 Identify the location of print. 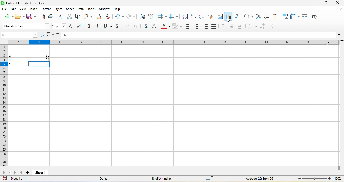
(52, 17).